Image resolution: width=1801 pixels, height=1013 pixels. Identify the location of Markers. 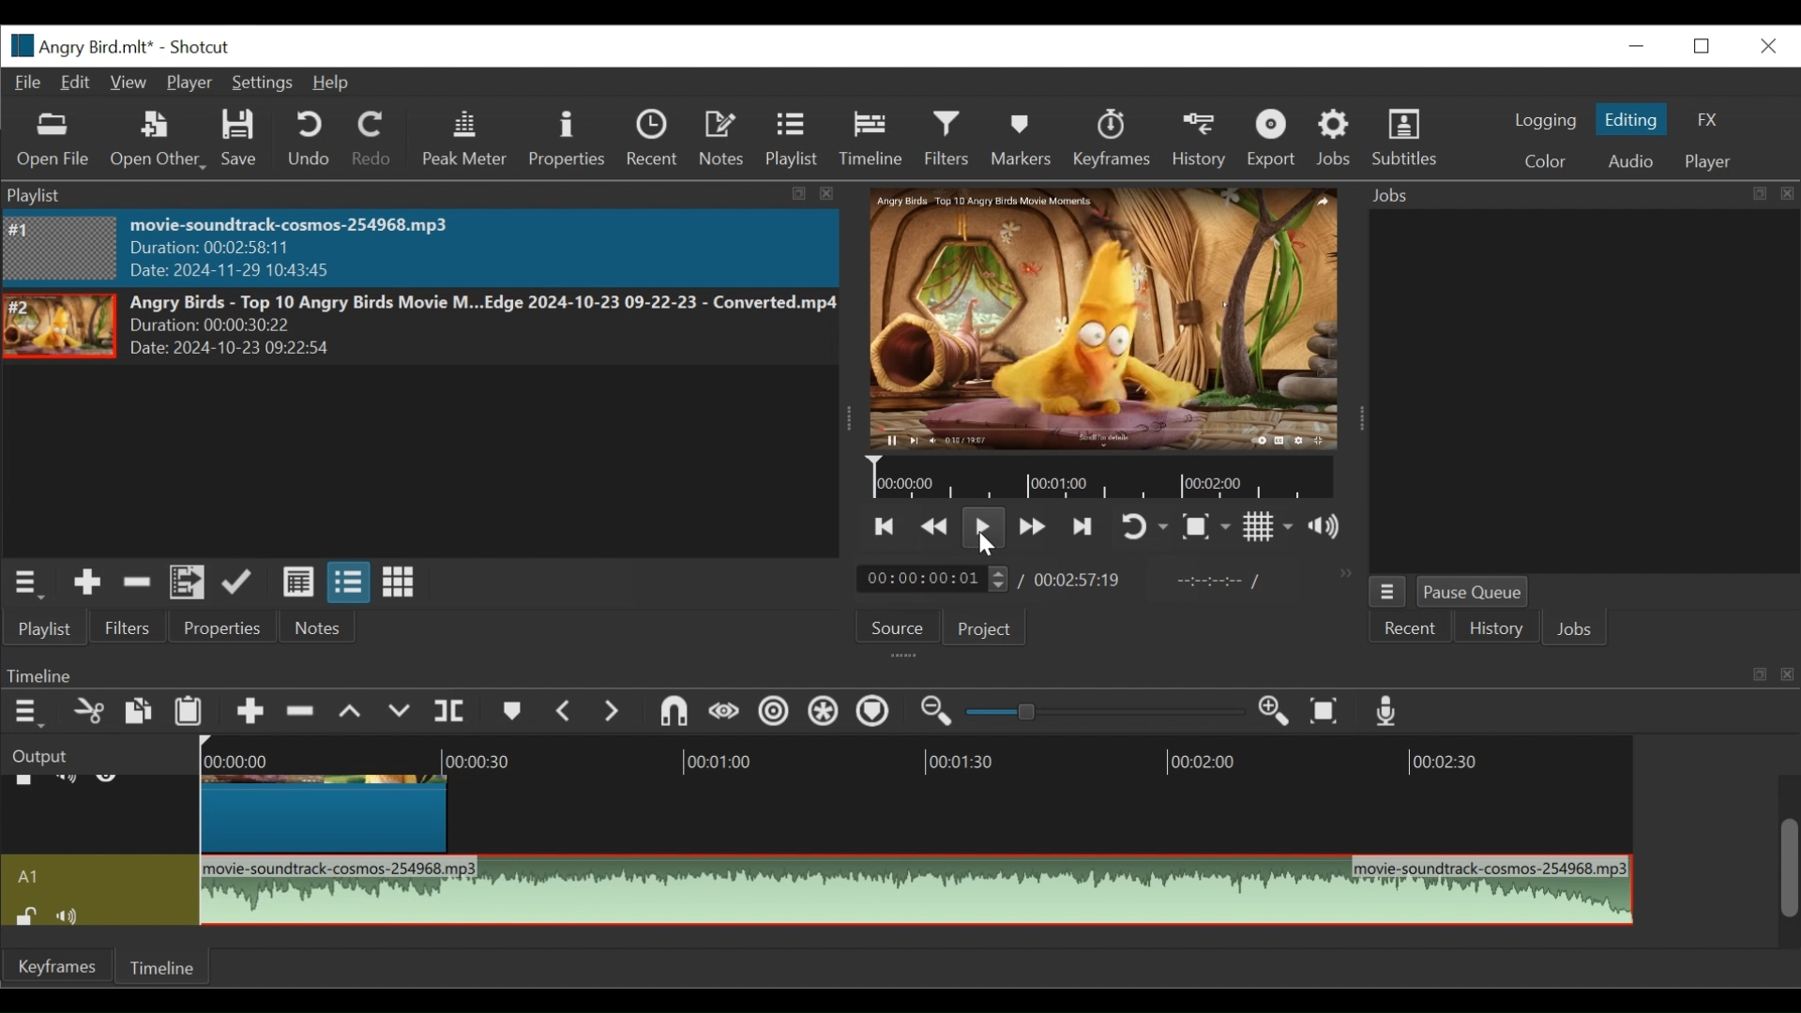
(509, 713).